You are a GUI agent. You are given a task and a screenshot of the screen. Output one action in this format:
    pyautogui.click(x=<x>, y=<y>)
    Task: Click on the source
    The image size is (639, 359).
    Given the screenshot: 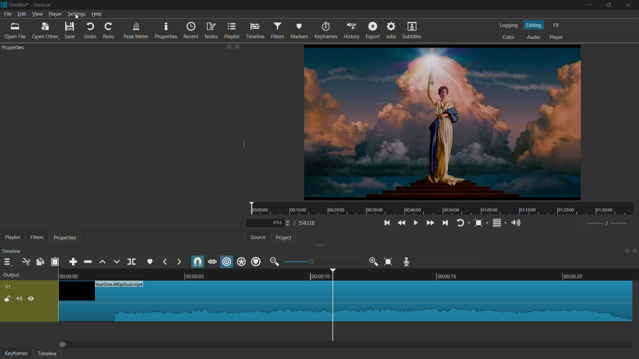 What is the action you would take?
    pyautogui.click(x=257, y=237)
    